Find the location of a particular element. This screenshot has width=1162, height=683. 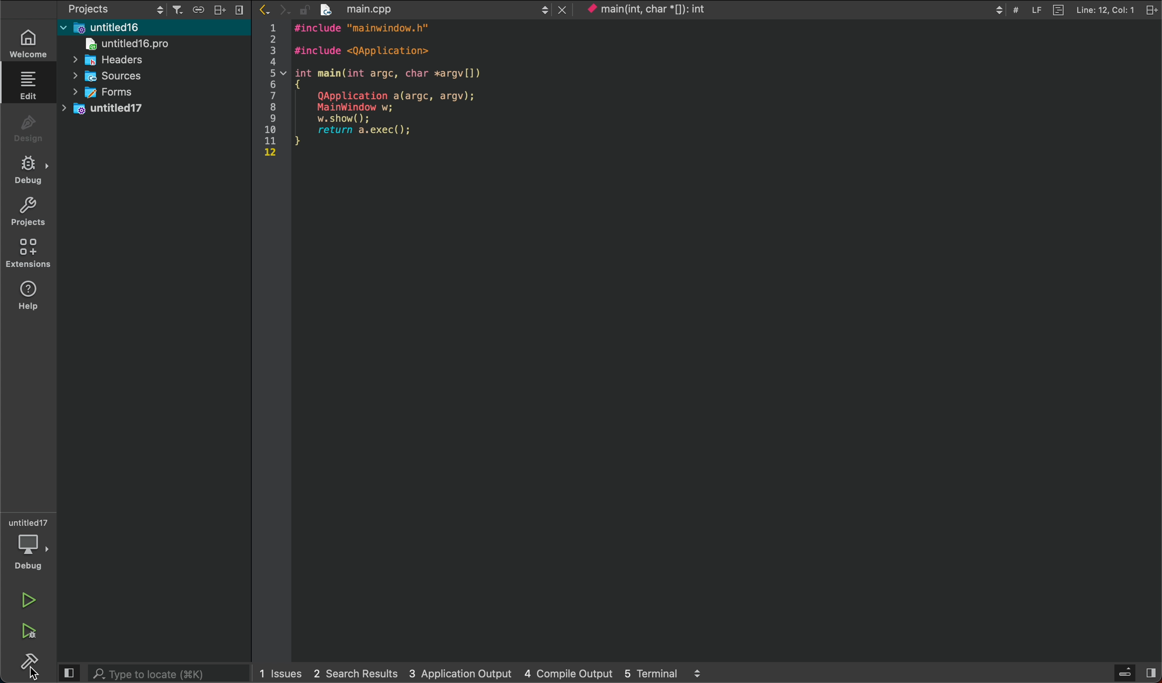

untitled 16 pro is located at coordinates (141, 43).